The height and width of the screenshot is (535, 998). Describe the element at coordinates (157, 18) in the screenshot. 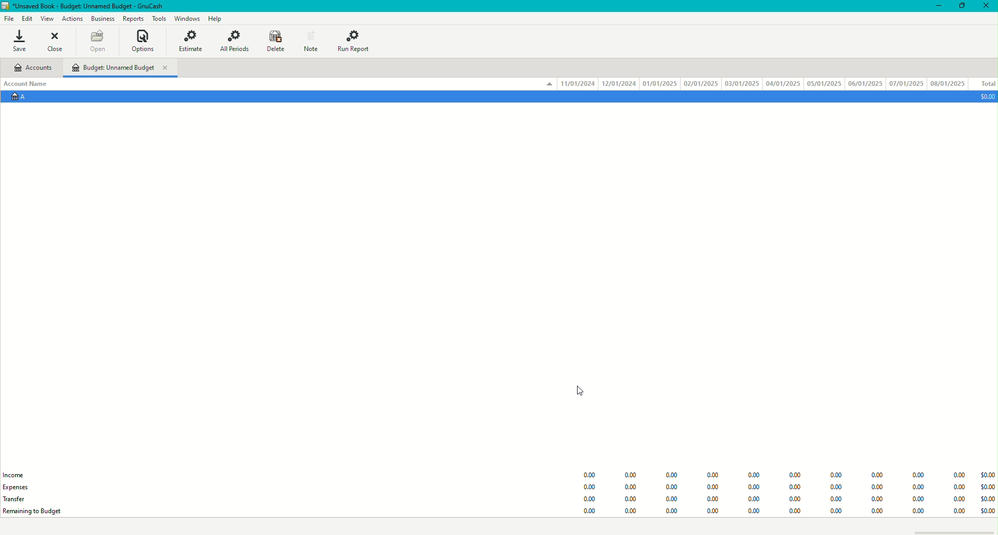

I see `Tools` at that location.